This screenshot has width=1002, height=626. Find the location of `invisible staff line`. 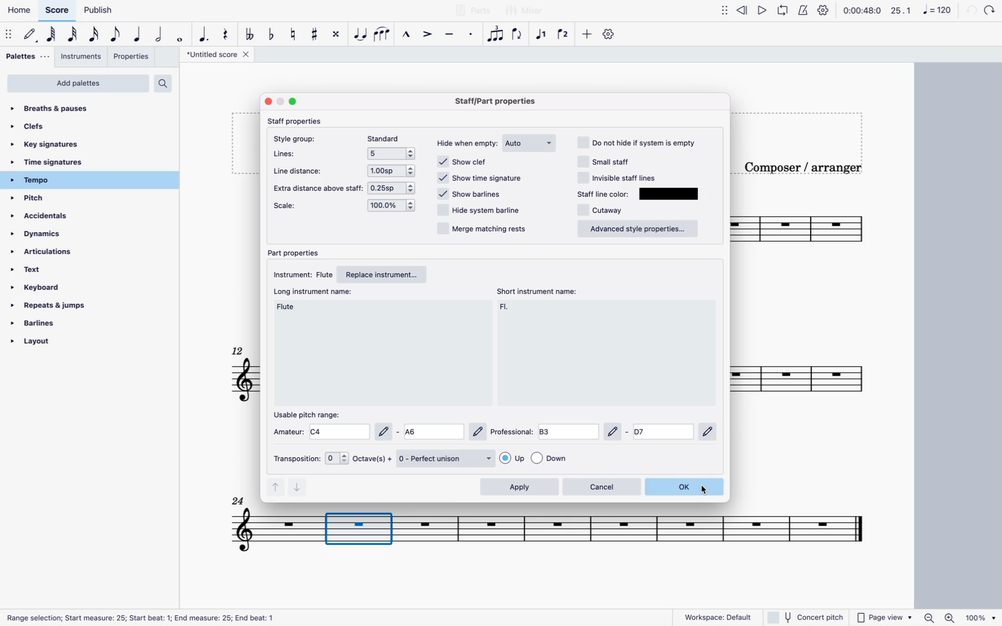

invisible staff line is located at coordinates (618, 178).